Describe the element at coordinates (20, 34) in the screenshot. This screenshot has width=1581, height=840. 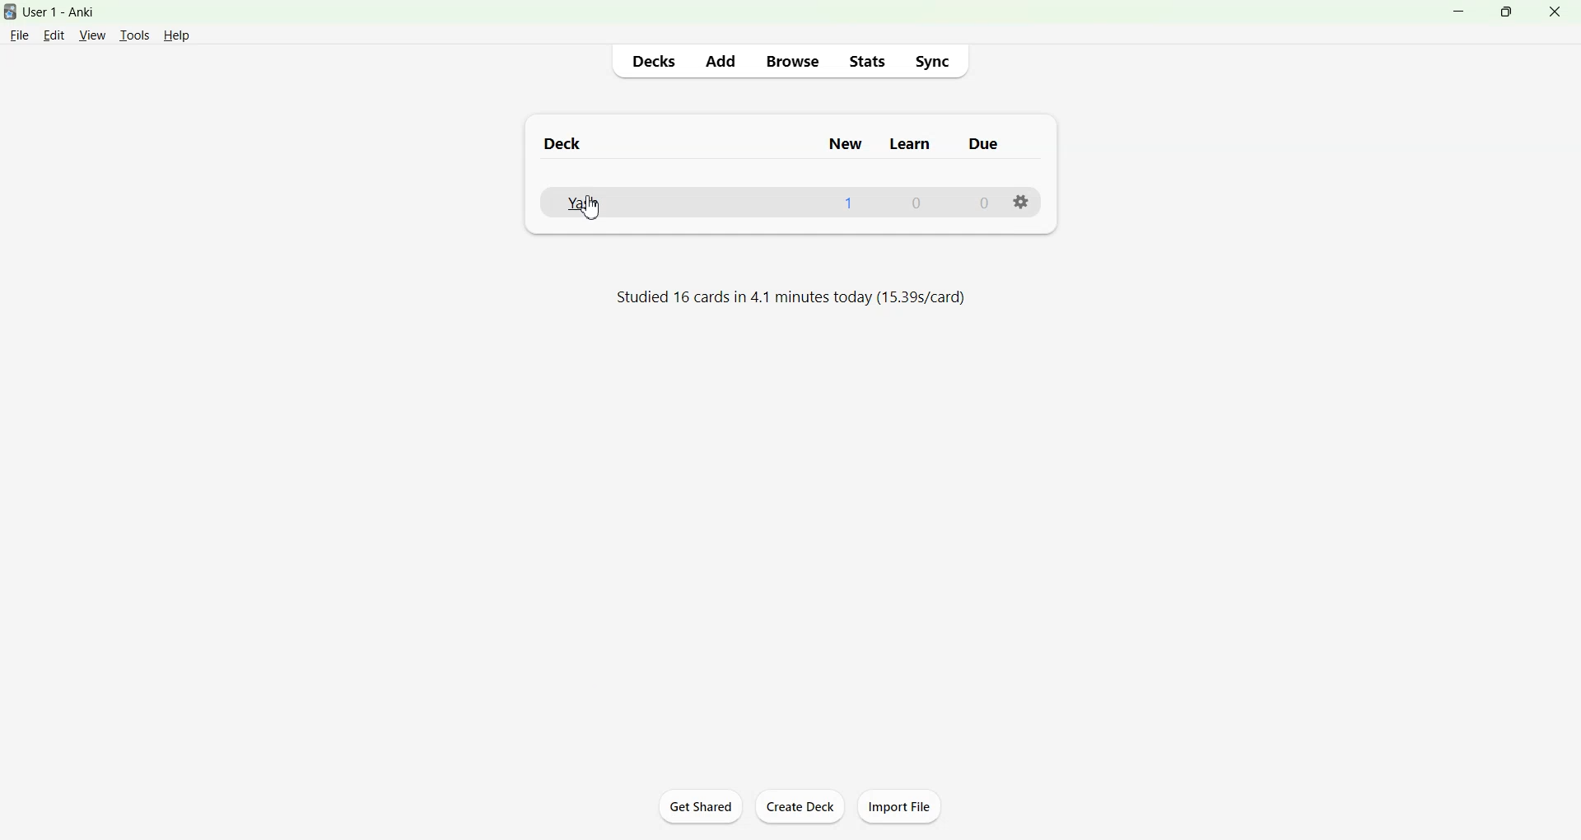
I see `File` at that location.